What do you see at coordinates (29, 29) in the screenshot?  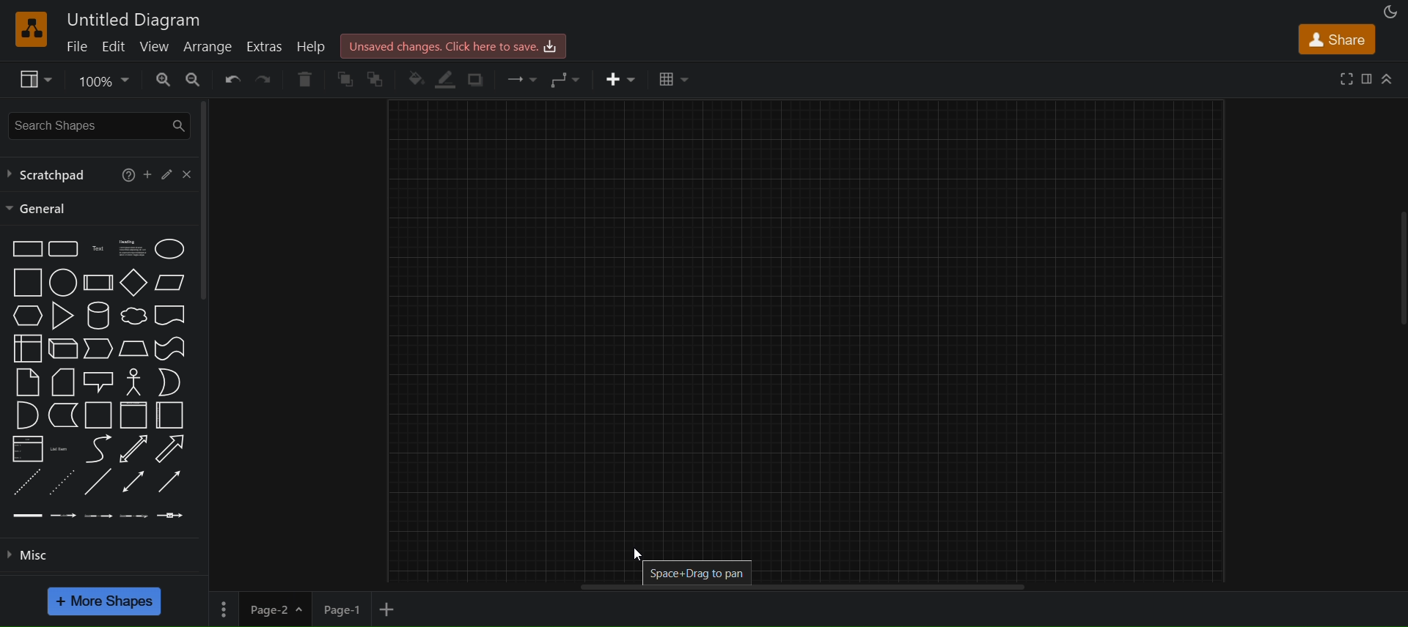 I see `logo` at bounding box center [29, 29].